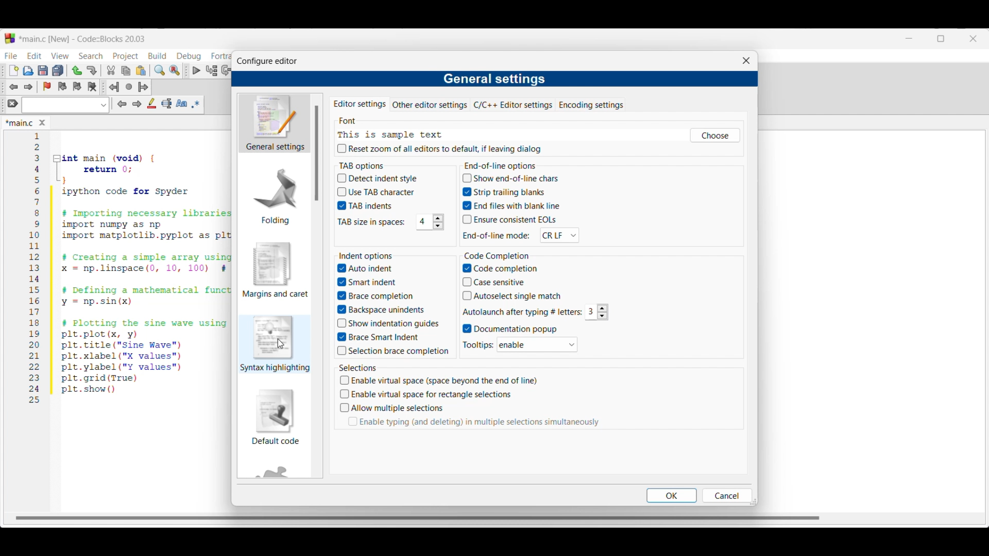  Describe the element at coordinates (20, 124) in the screenshot. I see `Current tab` at that location.